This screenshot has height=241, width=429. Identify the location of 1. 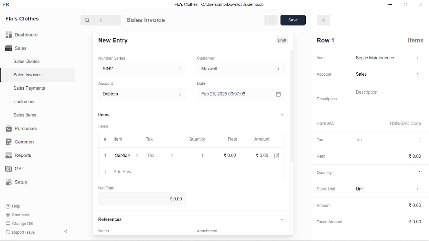
(417, 172).